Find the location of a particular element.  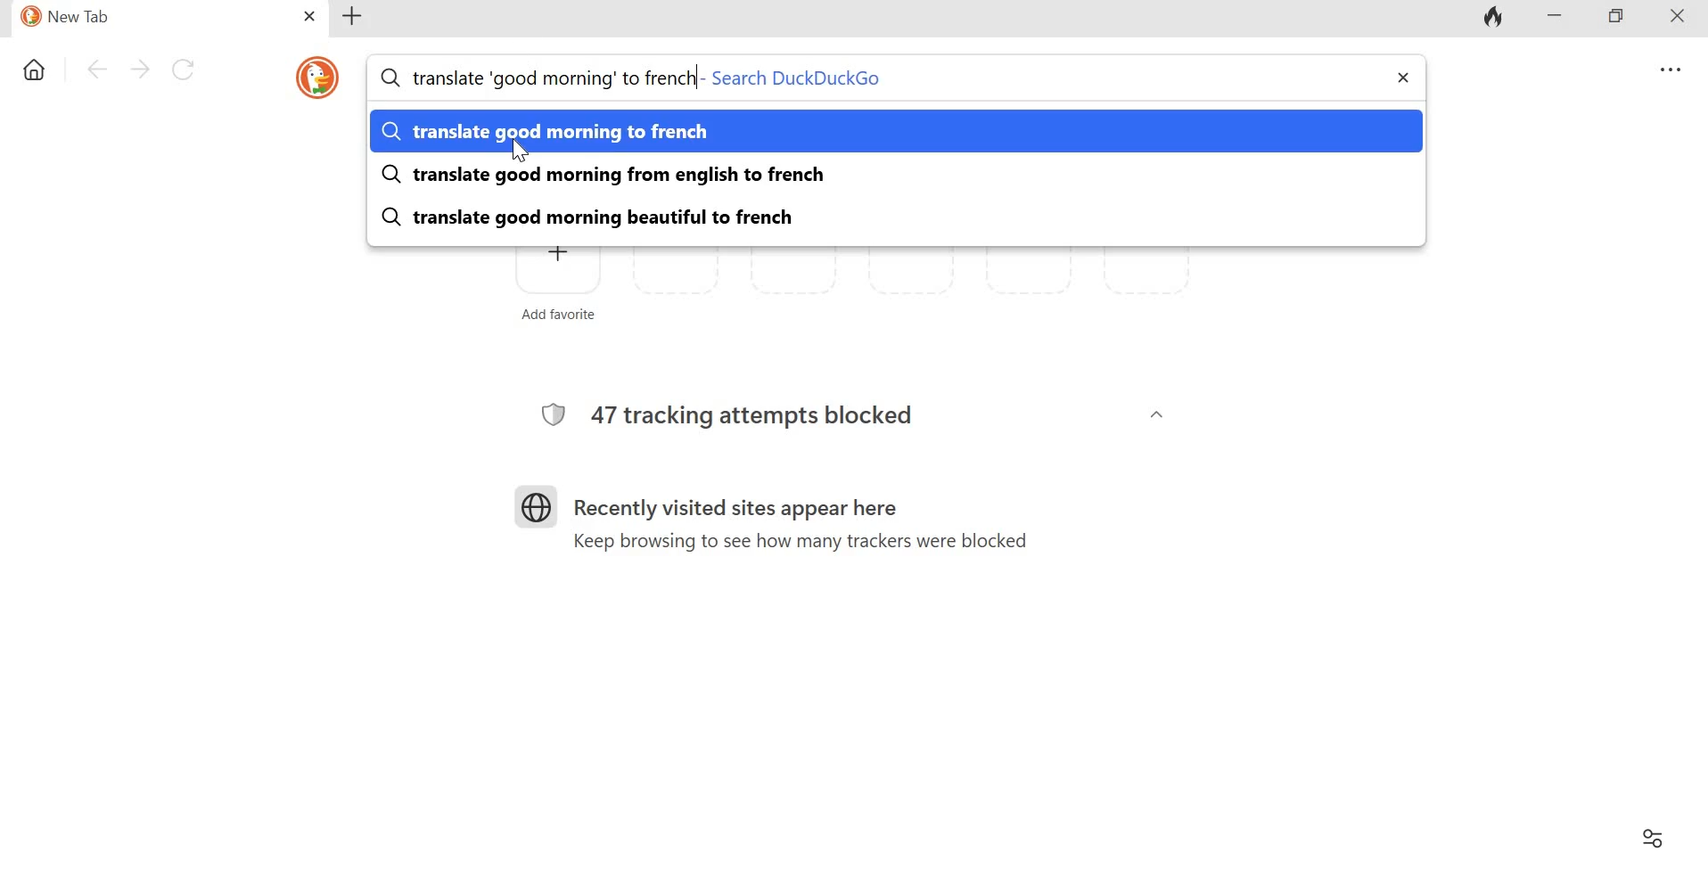

Reload this page is located at coordinates (183, 71).